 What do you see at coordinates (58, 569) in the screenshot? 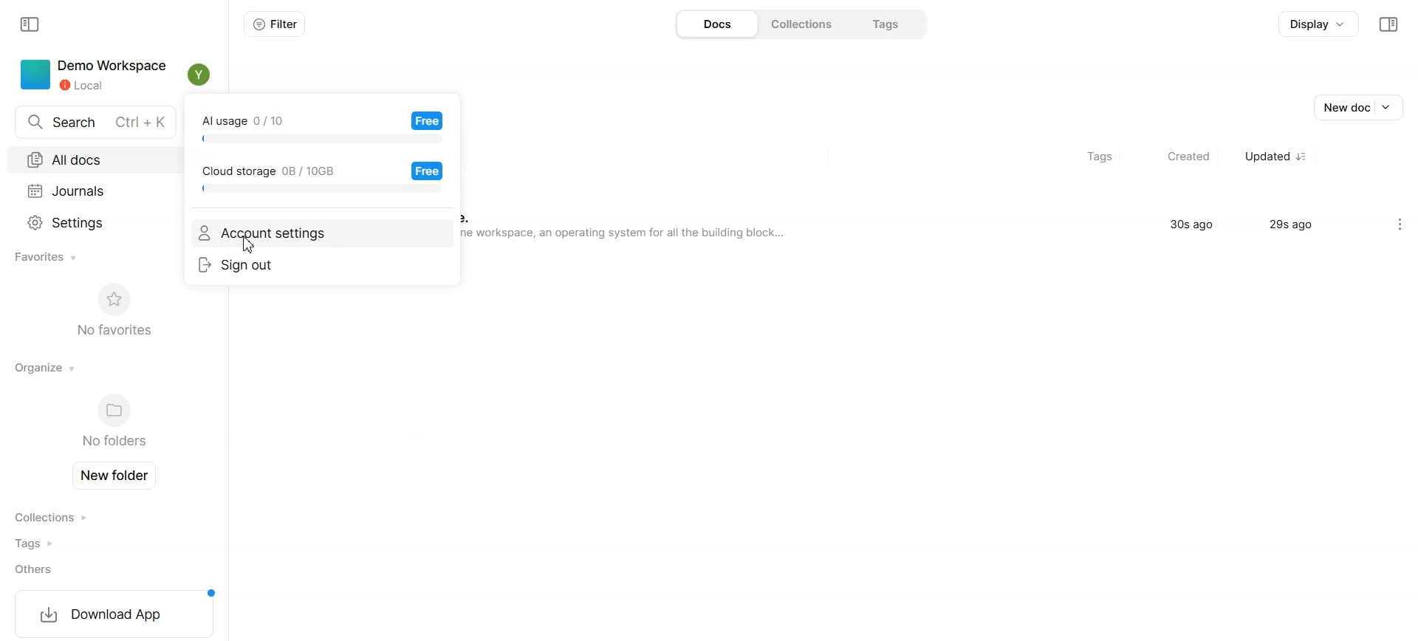
I see `Others` at bounding box center [58, 569].